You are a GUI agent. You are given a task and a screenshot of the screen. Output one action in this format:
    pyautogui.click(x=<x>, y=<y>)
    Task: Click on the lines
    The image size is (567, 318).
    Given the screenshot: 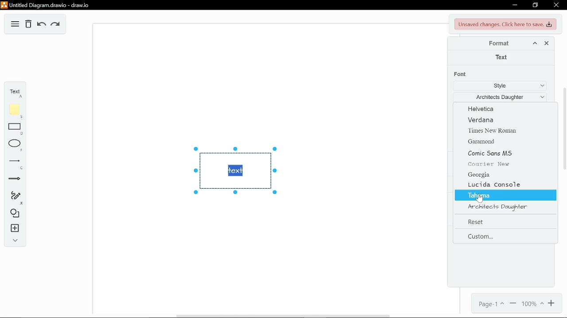 What is the action you would take?
    pyautogui.click(x=13, y=164)
    